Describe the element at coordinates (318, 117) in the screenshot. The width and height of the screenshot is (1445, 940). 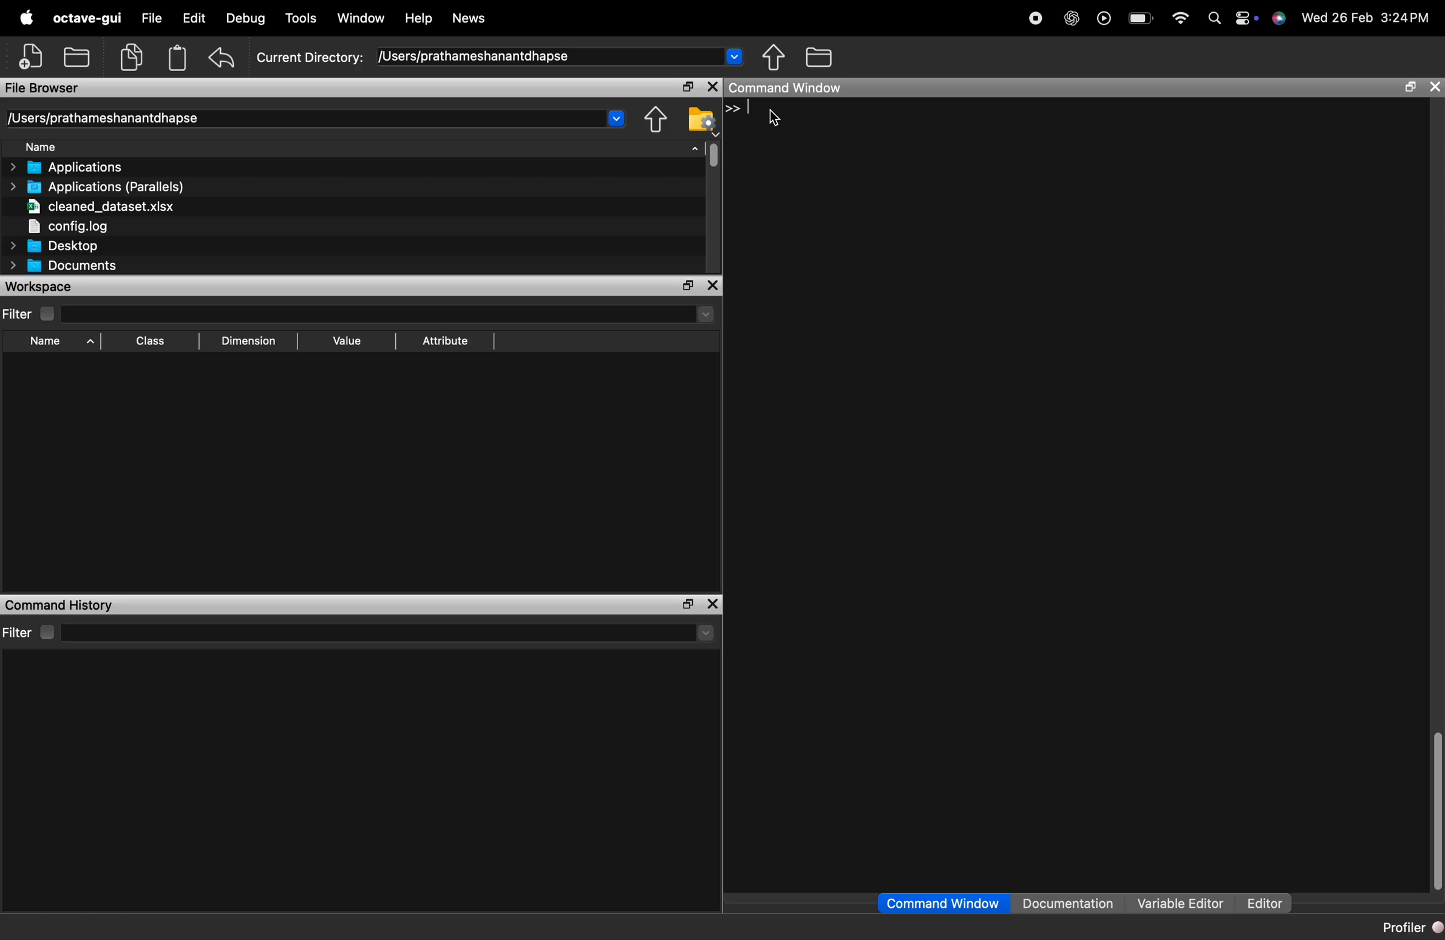
I see `Users/prathameshanantdhapse` at that location.